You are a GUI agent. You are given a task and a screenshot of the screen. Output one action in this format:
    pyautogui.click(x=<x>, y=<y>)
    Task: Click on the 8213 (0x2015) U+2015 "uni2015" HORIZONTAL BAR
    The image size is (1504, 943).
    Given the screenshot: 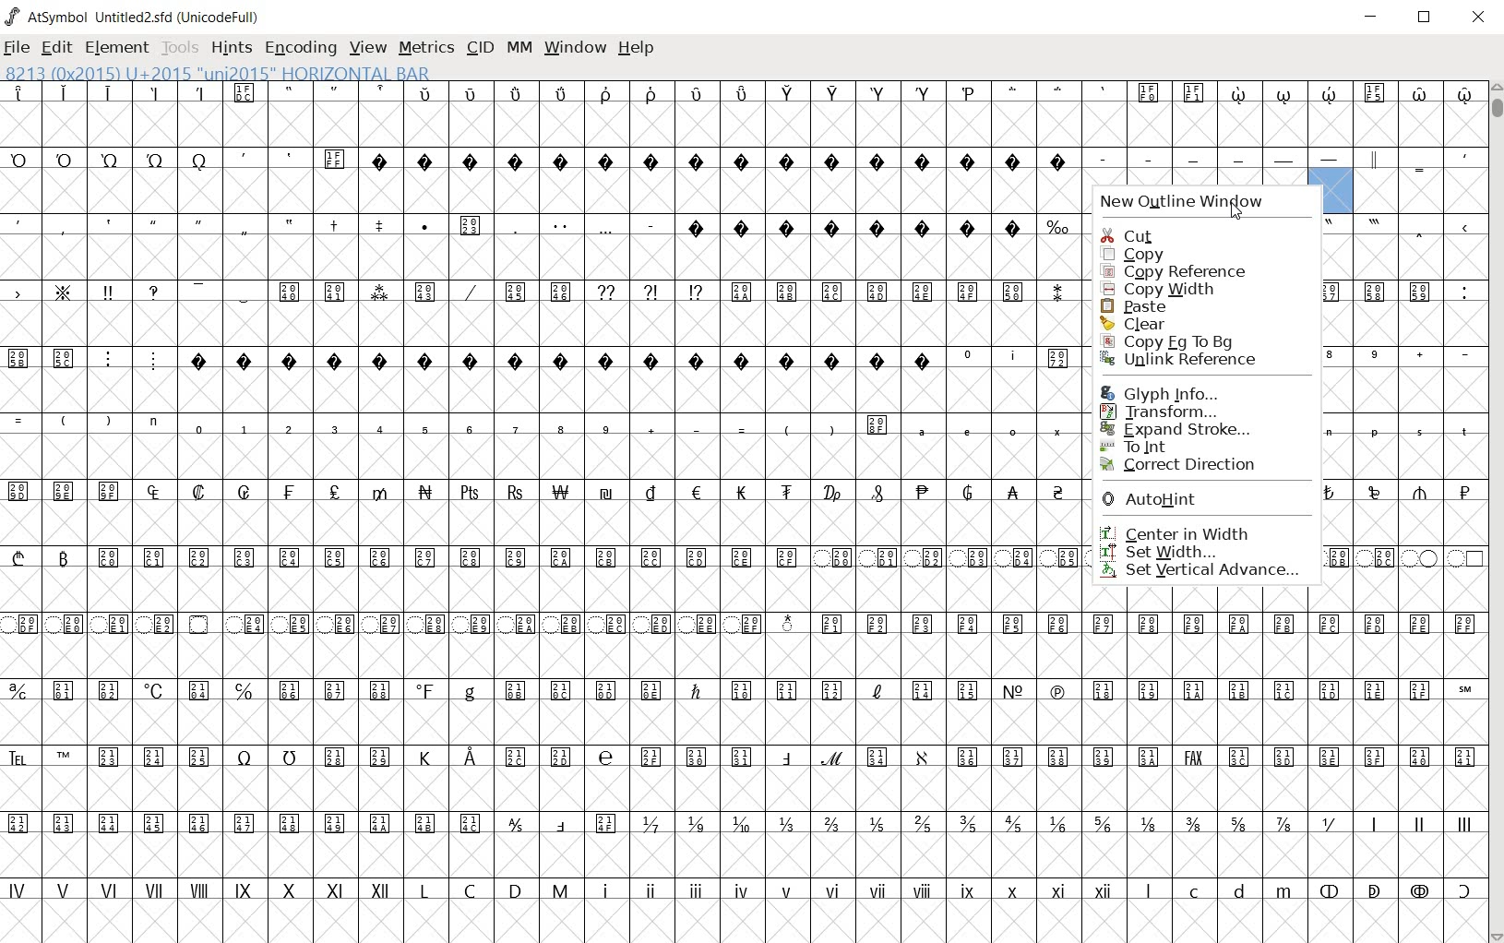 What is the action you would take?
    pyautogui.click(x=216, y=73)
    